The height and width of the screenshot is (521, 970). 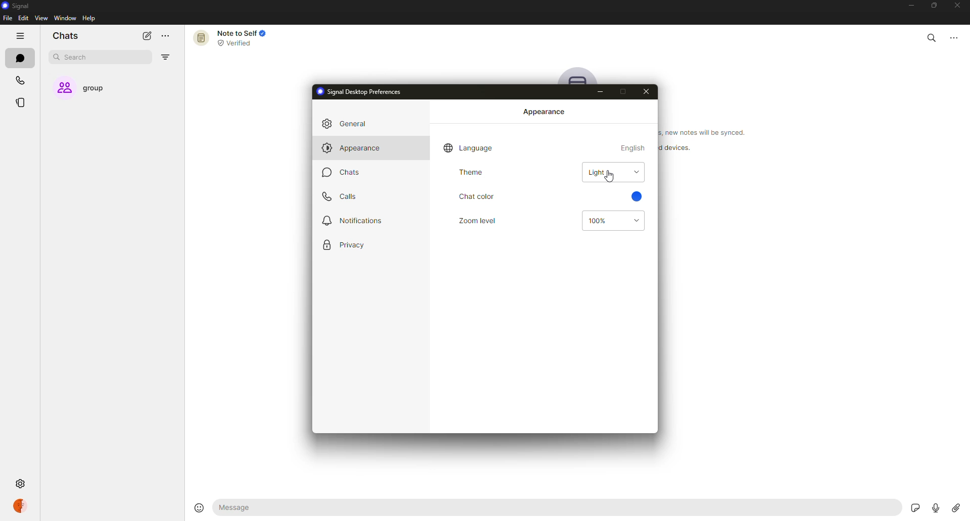 I want to click on maximize, so click(x=621, y=92).